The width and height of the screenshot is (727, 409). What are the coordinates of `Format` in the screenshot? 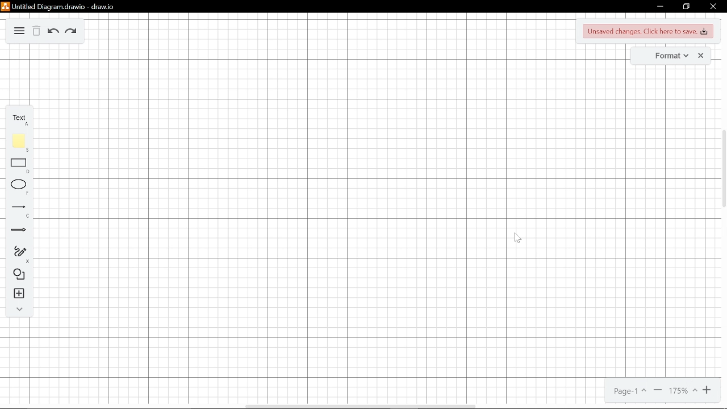 It's located at (664, 55).